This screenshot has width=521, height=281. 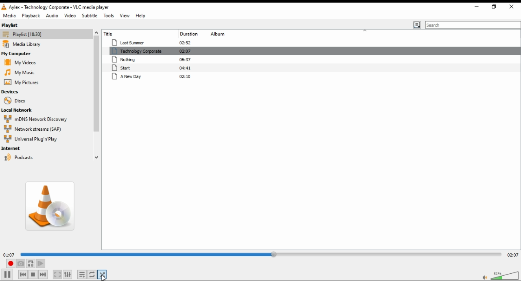 What do you see at coordinates (96, 95) in the screenshot?
I see `scroll bar` at bounding box center [96, 95].